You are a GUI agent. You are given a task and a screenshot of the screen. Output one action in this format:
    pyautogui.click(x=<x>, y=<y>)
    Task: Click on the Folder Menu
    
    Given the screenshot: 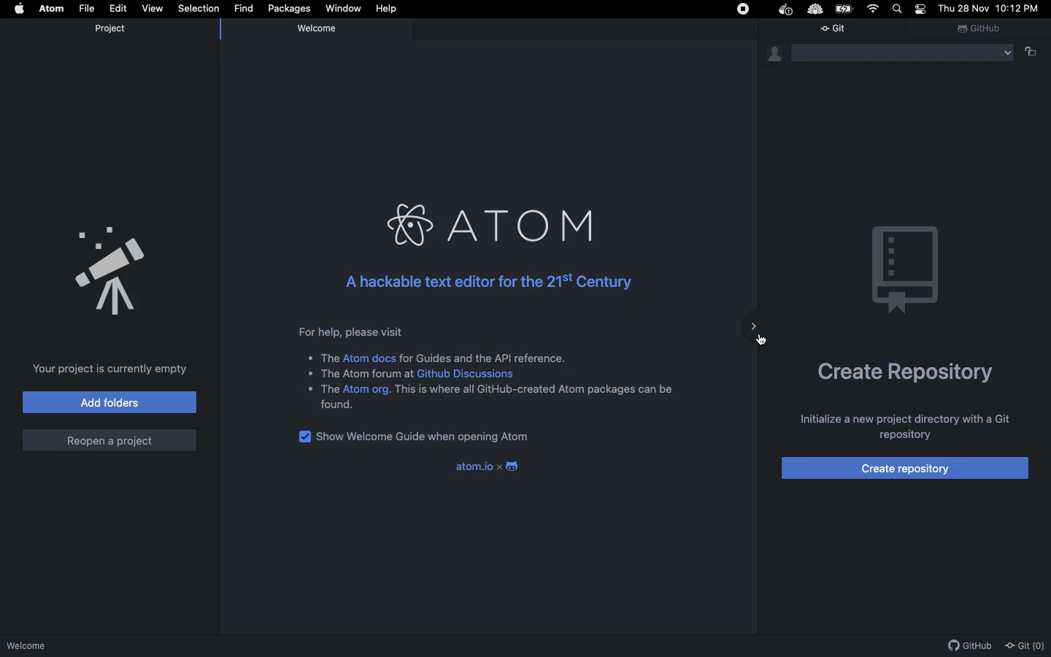 What is the action you would take?
    pyautogui.click(x=904, y=56)
    